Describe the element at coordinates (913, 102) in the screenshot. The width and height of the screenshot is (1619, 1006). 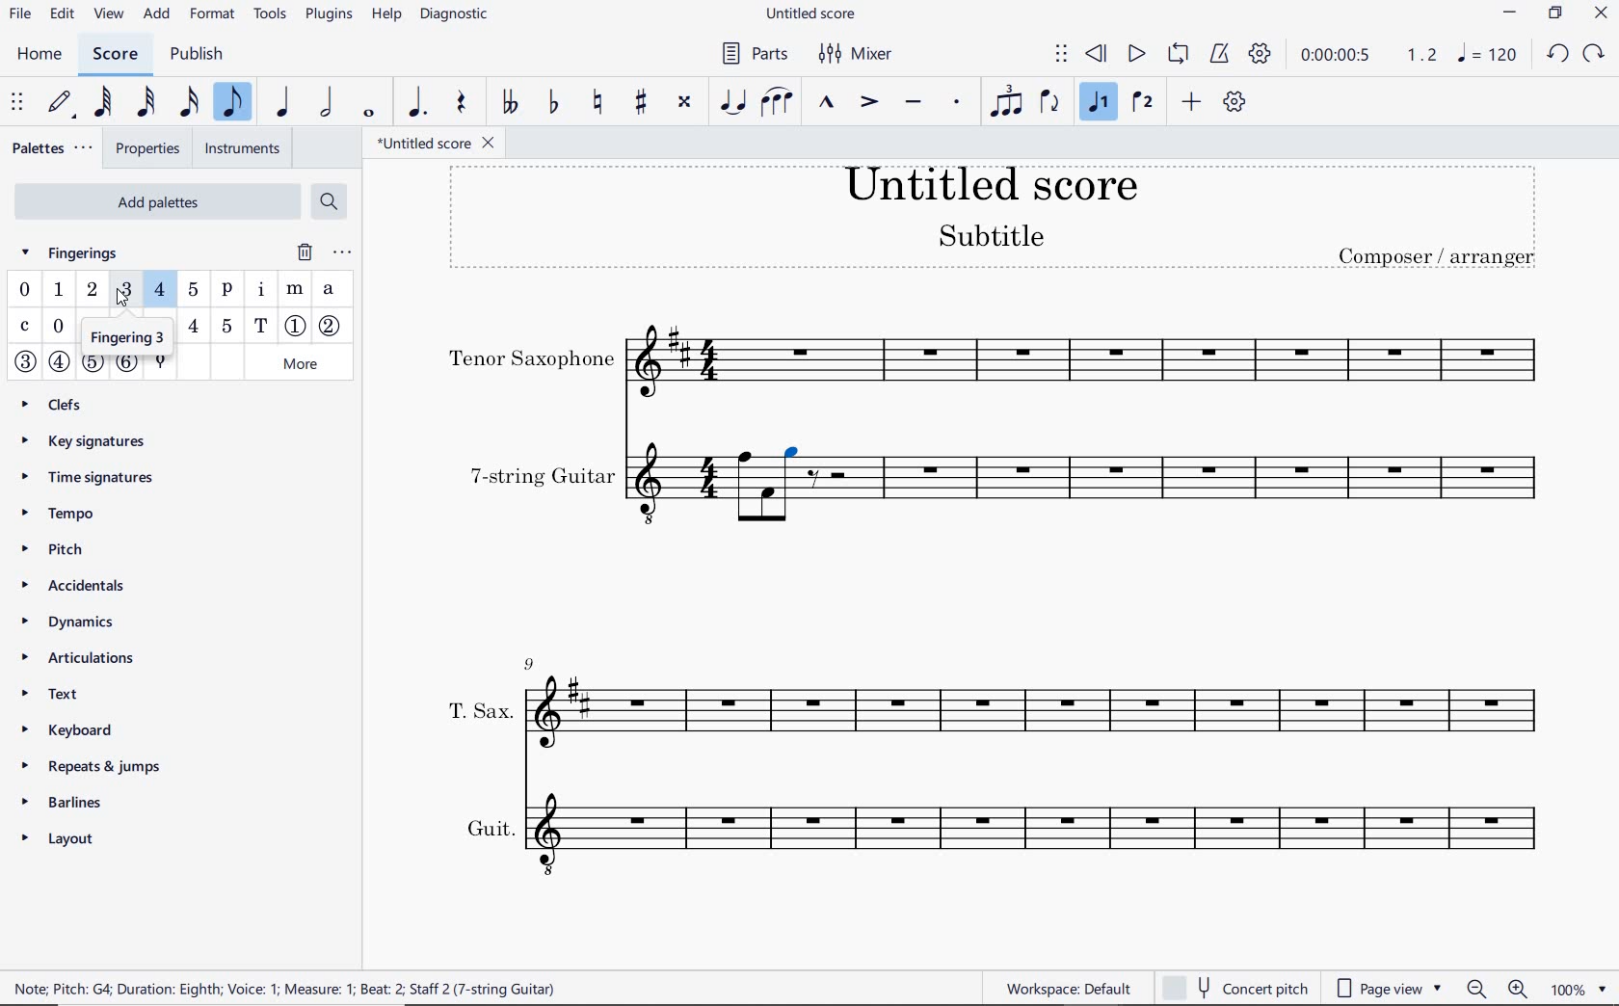
I see `TENUTO` at that location.